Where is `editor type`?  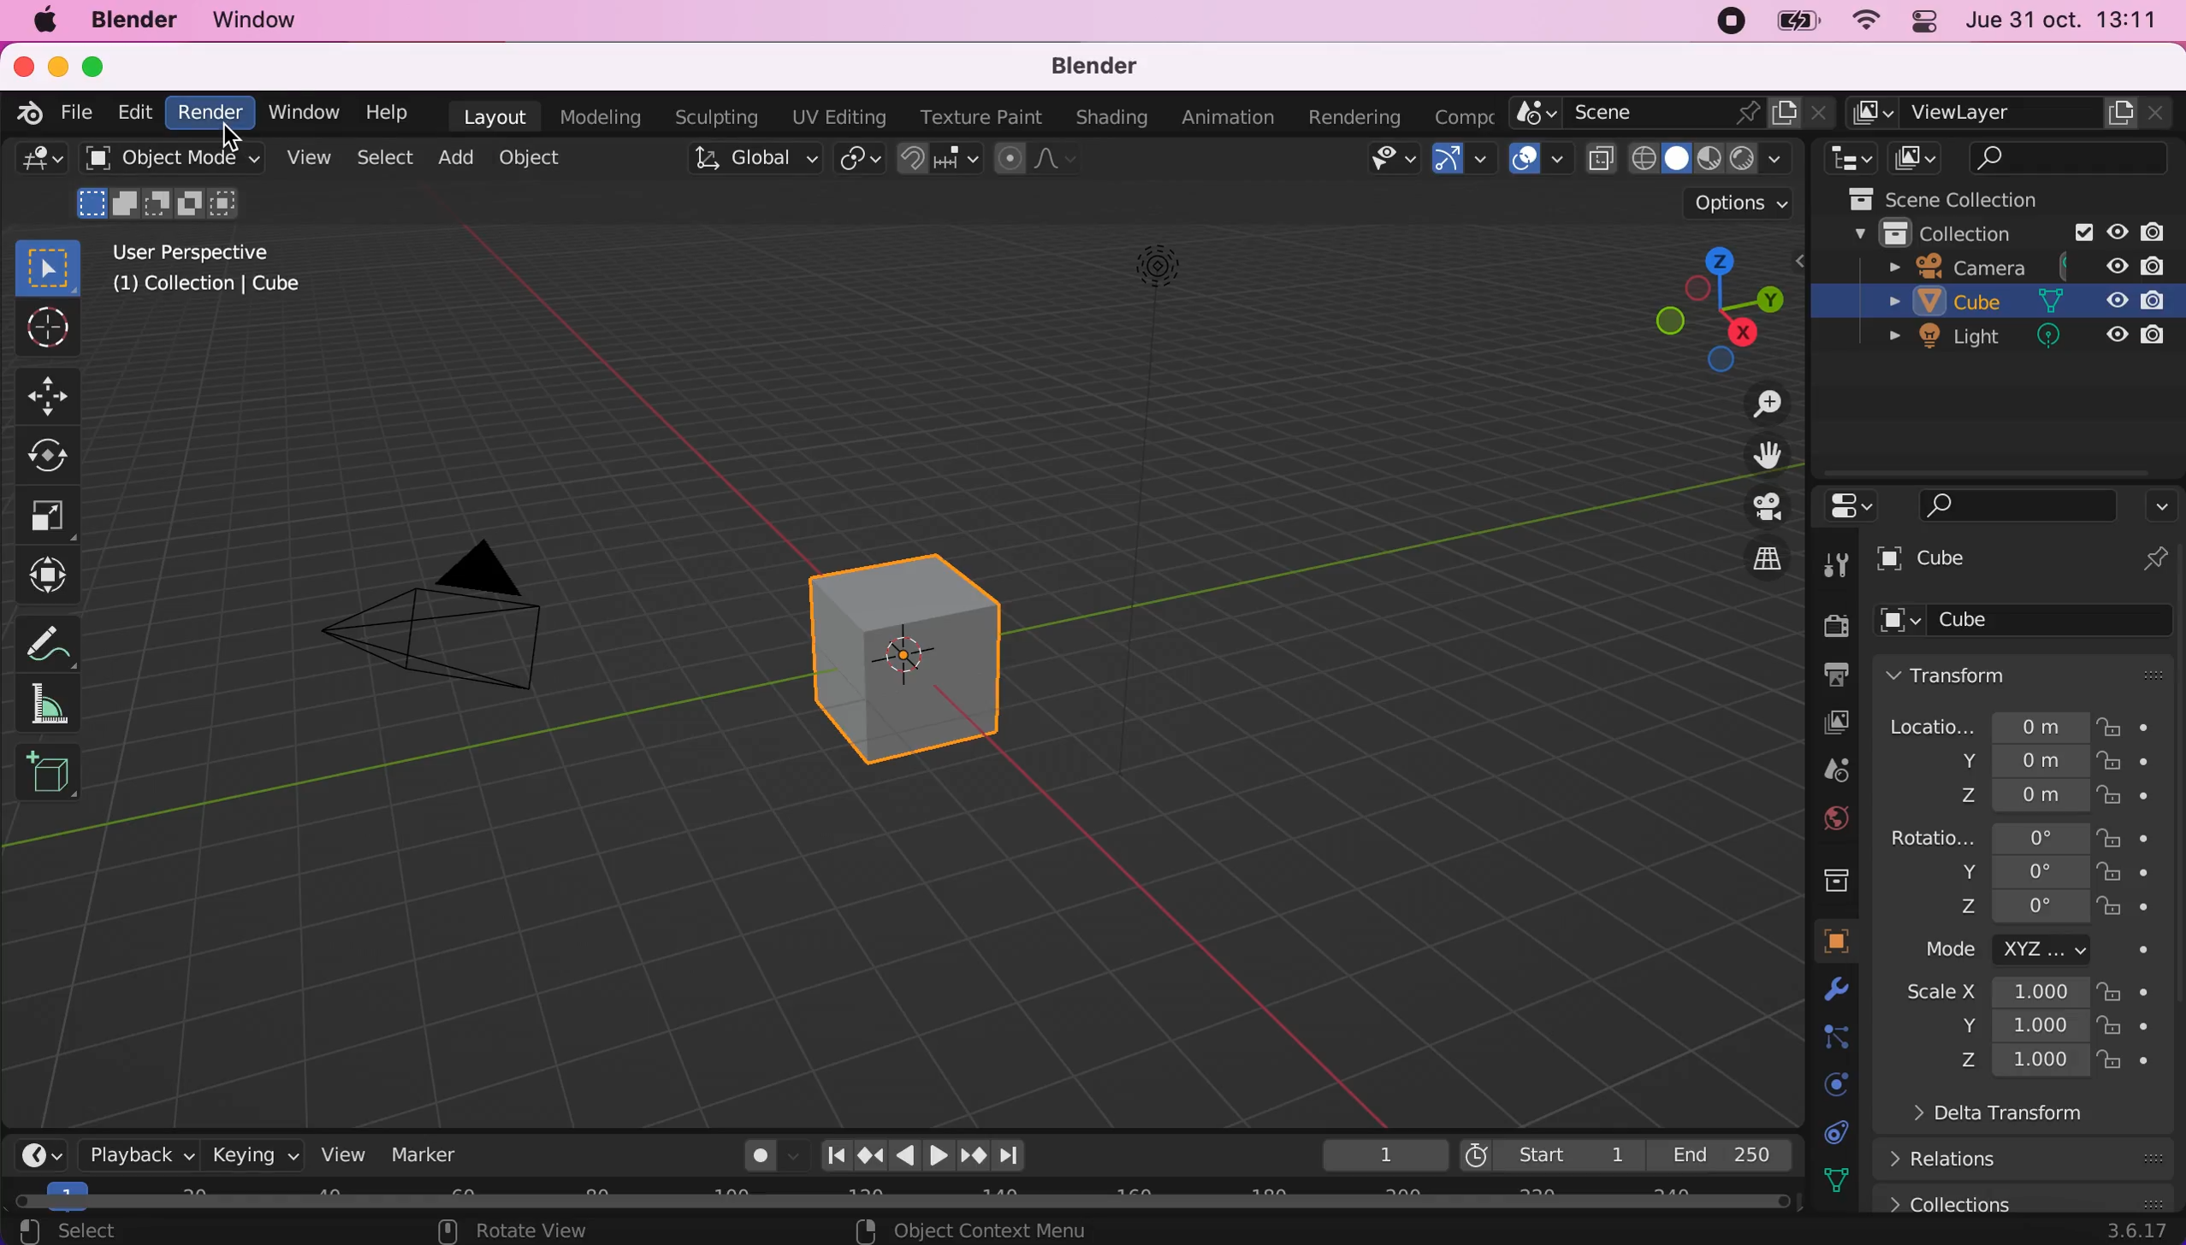
editor type is located at coordinates (43, 163).